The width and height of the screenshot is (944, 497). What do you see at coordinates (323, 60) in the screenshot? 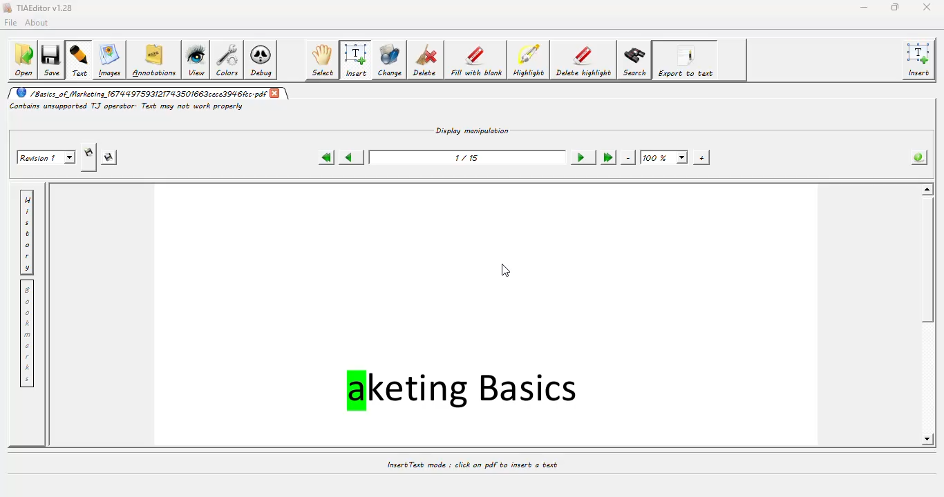
I see `select` at bounding box center [323, 60].